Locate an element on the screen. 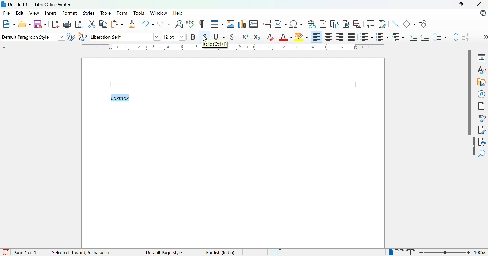 Image resolution: width=488 pixels, height=256 pixels. Font color is located at coordinates (286, 38).